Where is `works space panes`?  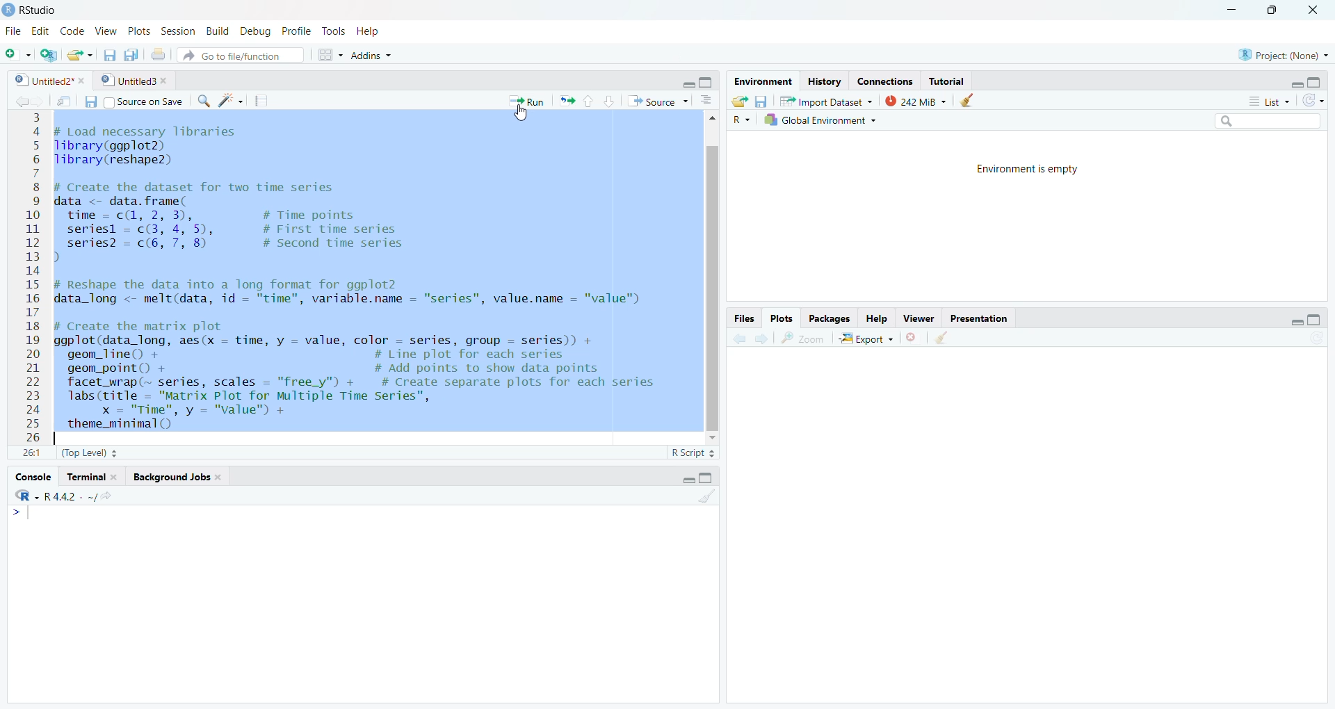
works space panes is located at coordinates (329, 55).